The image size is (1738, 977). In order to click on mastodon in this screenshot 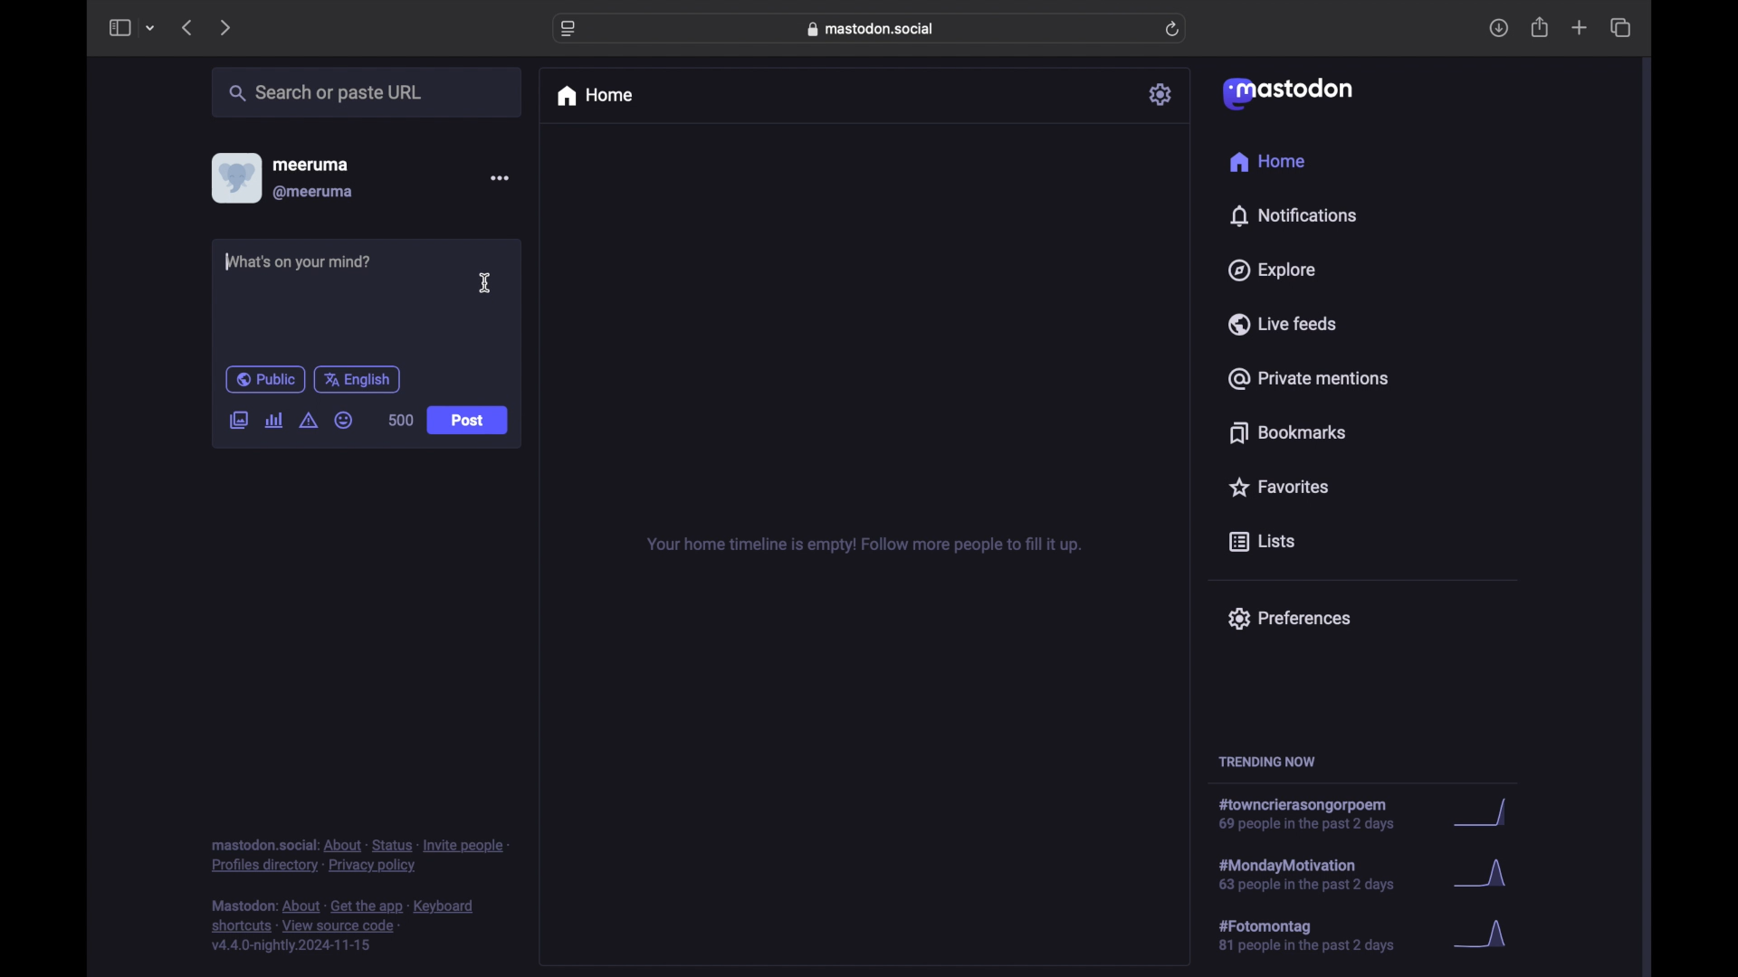, I will do `click(1285, 92)`.